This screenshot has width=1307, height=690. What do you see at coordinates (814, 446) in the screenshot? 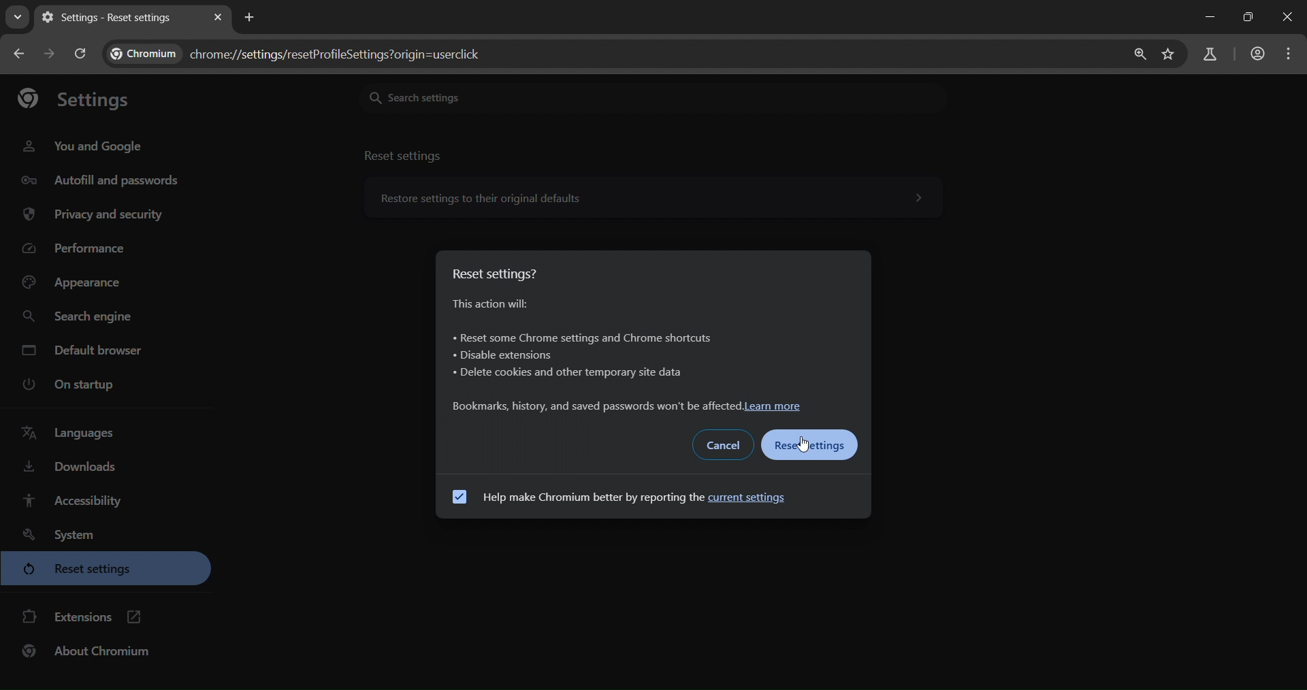
I see `reset settings` at bounding box center [814, 446].